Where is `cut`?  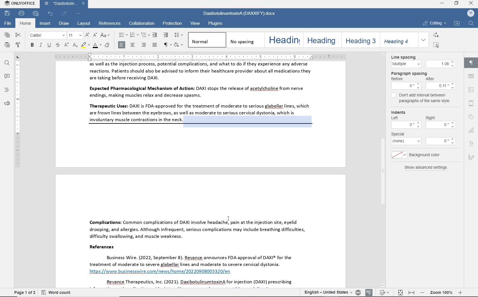
cut is located at coordinates (18, 35).